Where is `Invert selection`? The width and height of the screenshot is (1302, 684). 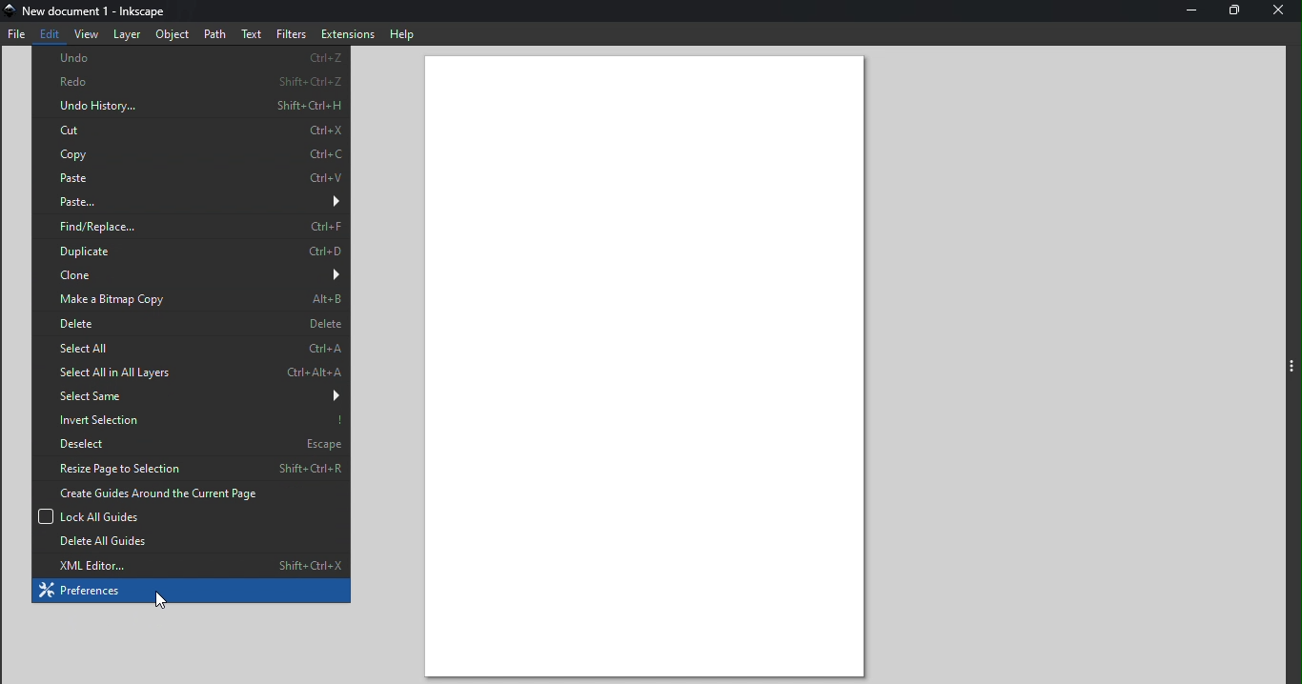 Invert selection is located at coordinates (191, 418).